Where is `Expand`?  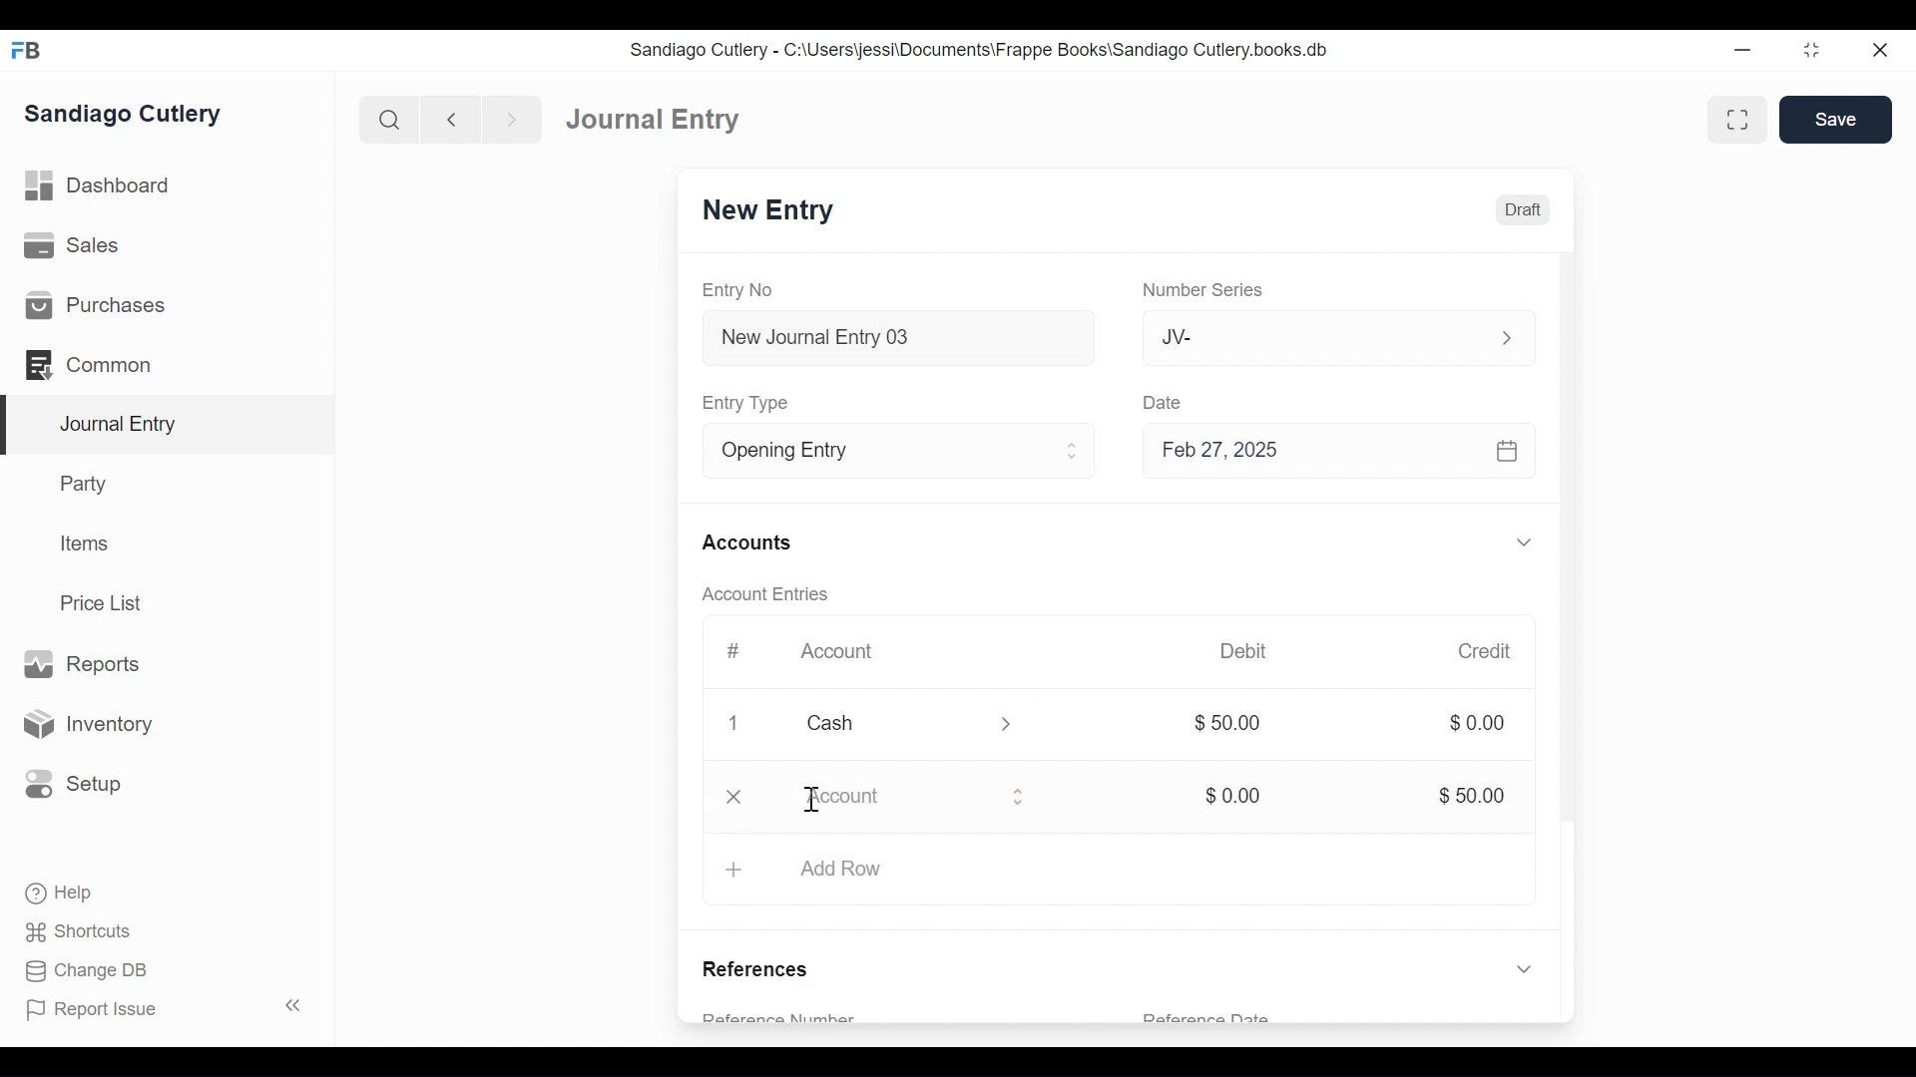
Expand is located at coordinates (1008, 725).